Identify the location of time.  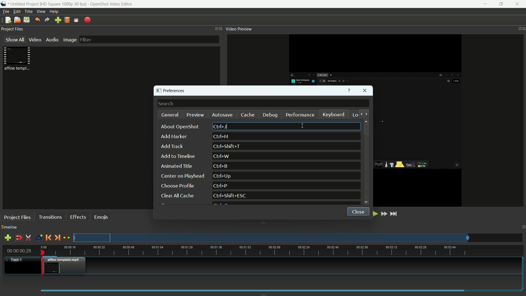
(282, 251).